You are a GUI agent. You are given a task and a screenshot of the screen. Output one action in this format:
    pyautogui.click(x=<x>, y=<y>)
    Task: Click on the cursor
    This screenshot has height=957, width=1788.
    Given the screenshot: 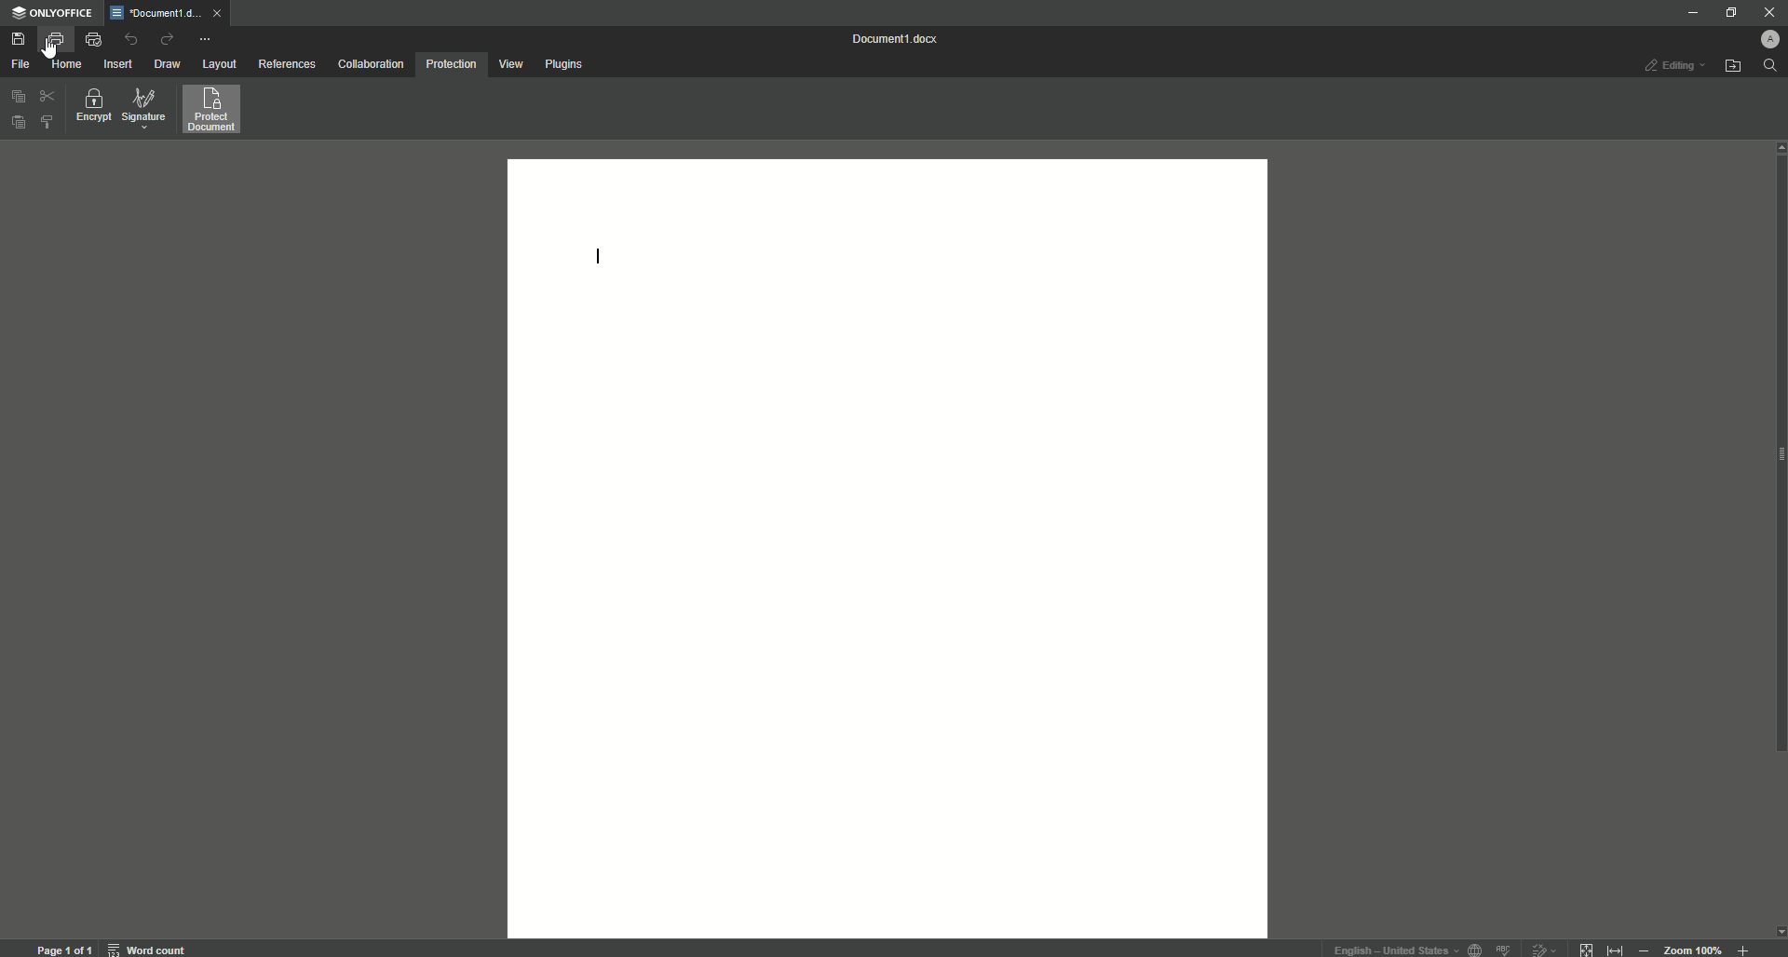 What is the action you would take?
    pyautogui.click(x=51, y=53)
    